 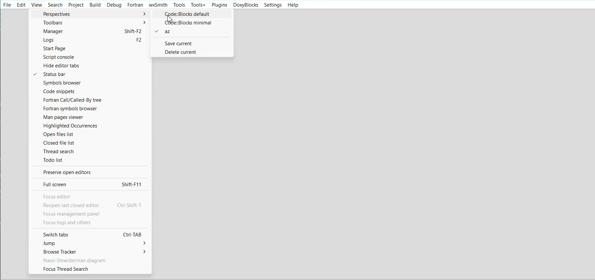 What do you see at coordinates (21, 5) in the screenshot?
I see `Edit` at bounding box center [21, 5].